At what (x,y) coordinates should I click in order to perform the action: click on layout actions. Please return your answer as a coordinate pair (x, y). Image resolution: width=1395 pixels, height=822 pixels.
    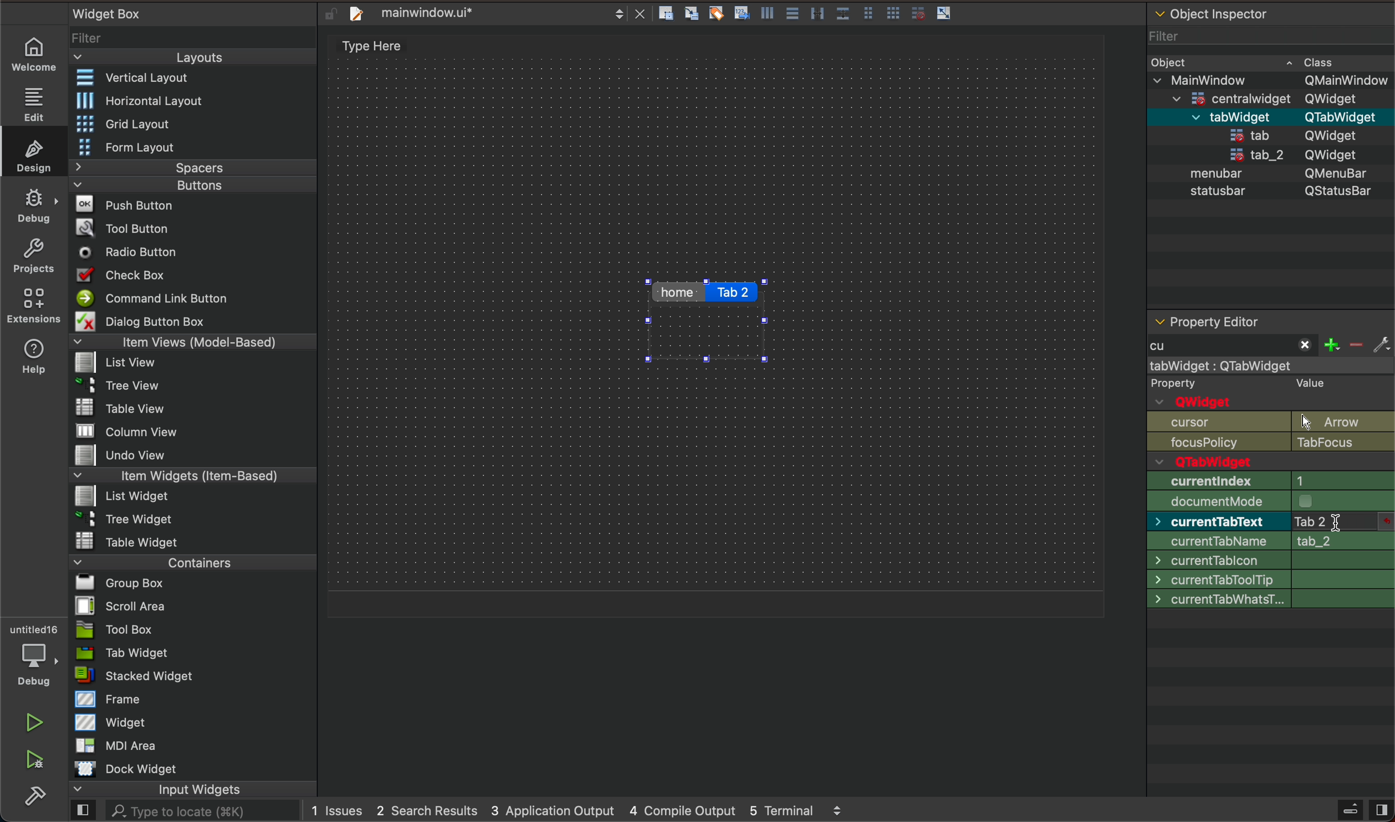
    Looking at the image, I should click on (854, 12).